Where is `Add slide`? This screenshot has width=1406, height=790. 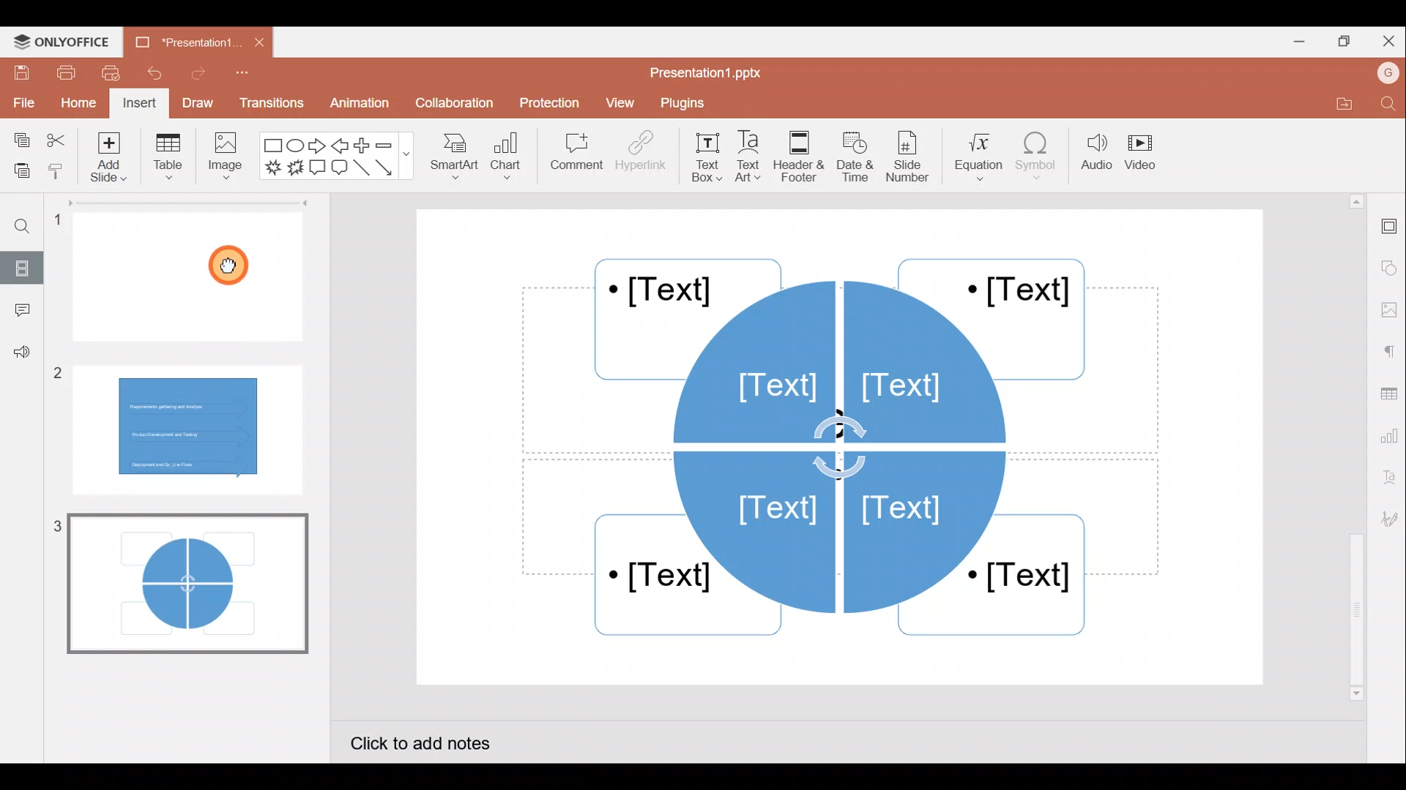 Add slide is located at coordinates (105, 159).